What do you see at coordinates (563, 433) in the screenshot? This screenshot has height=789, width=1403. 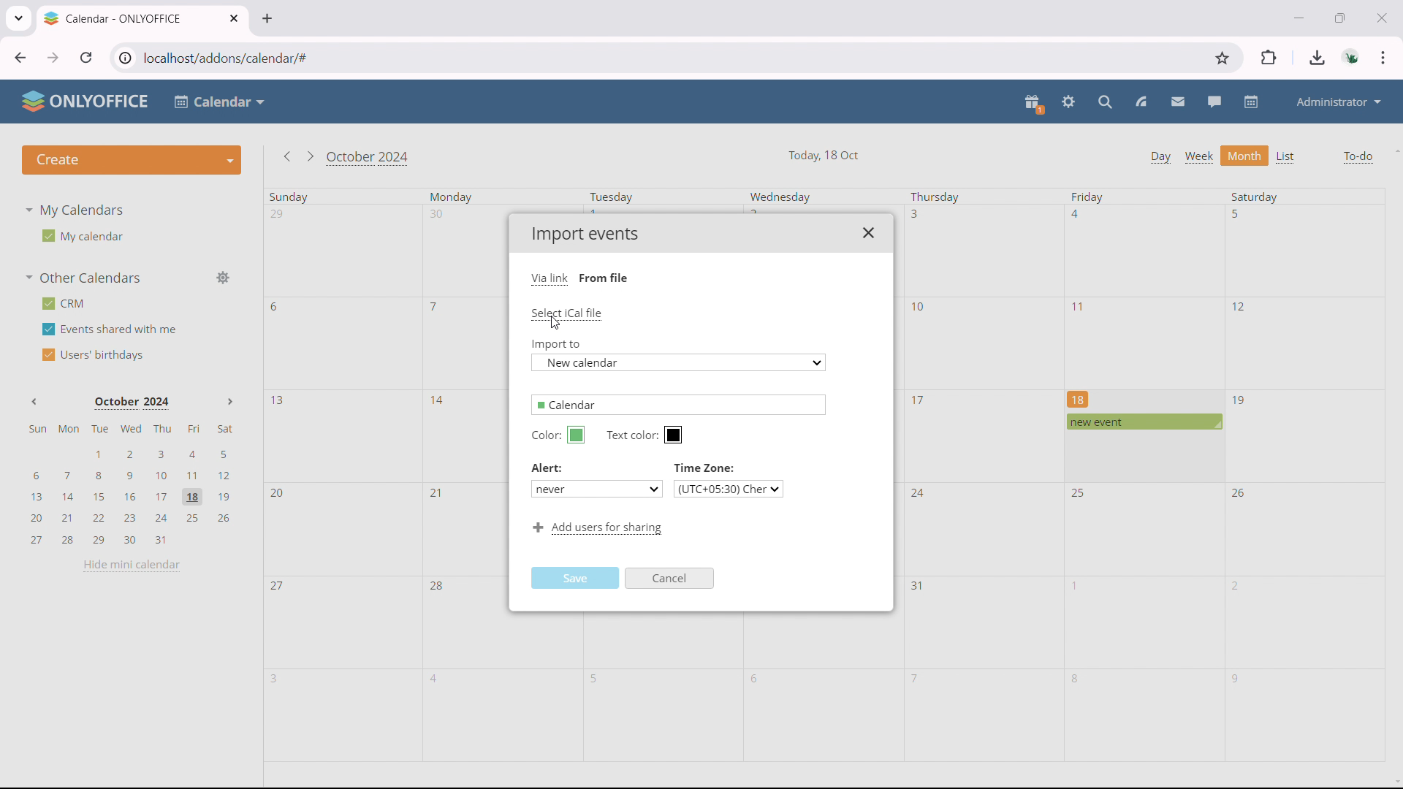 I see `Color:` at bounding box center [563, 433].